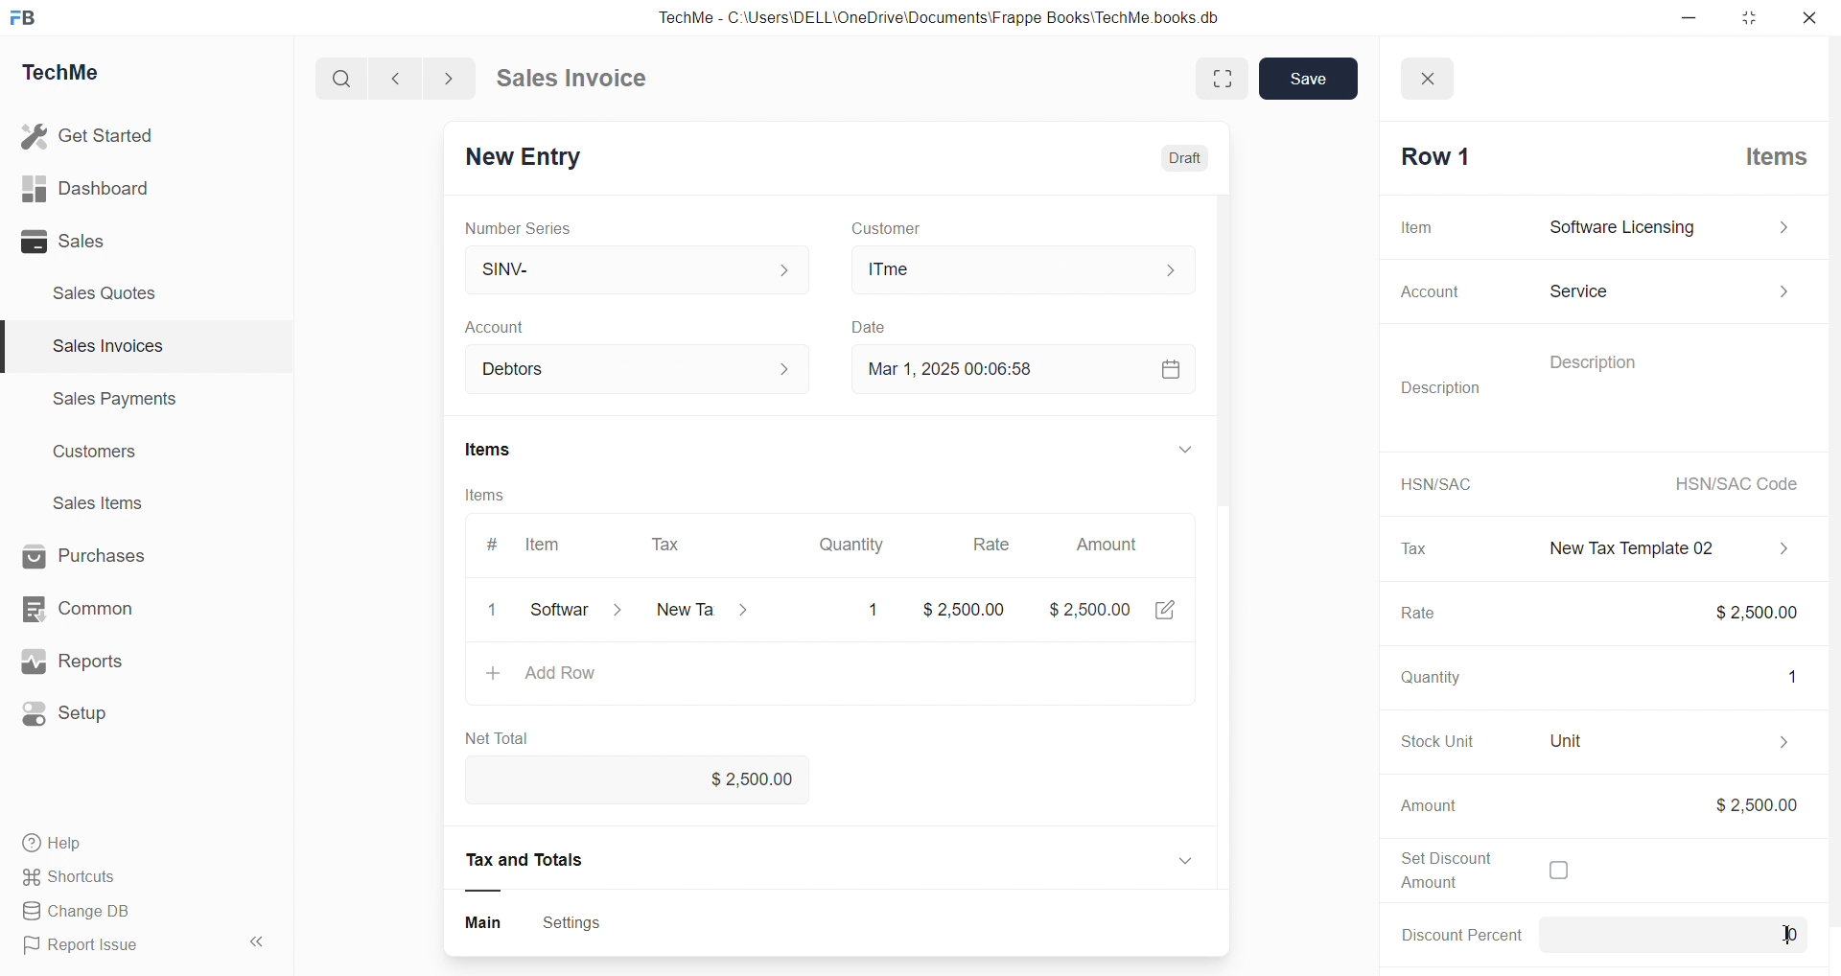 The height and width of the screenshot is (976, 1841). What do you see at coordinates (77, 878) in the screenshot?
I see ` Shortcuts` at bounding box center [77, 878].